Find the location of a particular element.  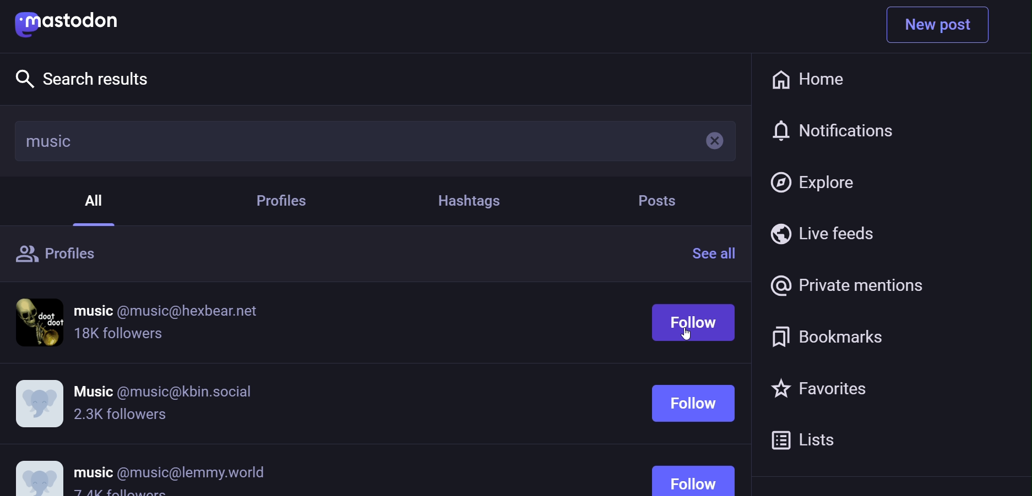

list is located at coordinates (806, 438).